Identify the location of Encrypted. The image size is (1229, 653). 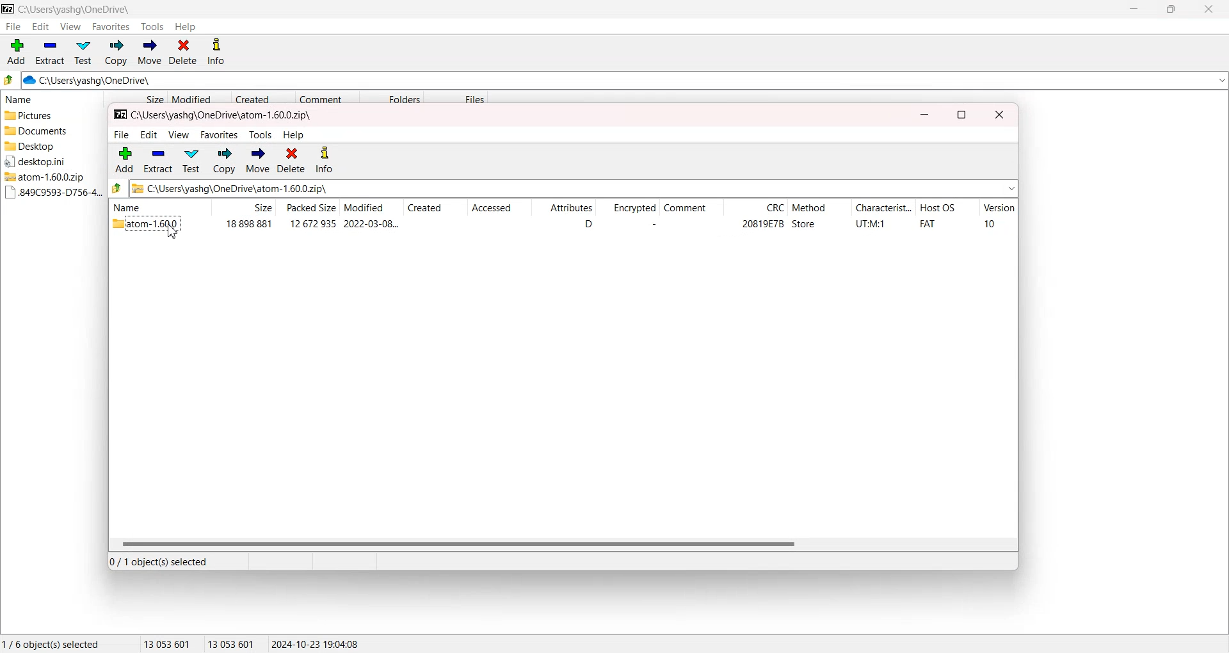
(627, 209).